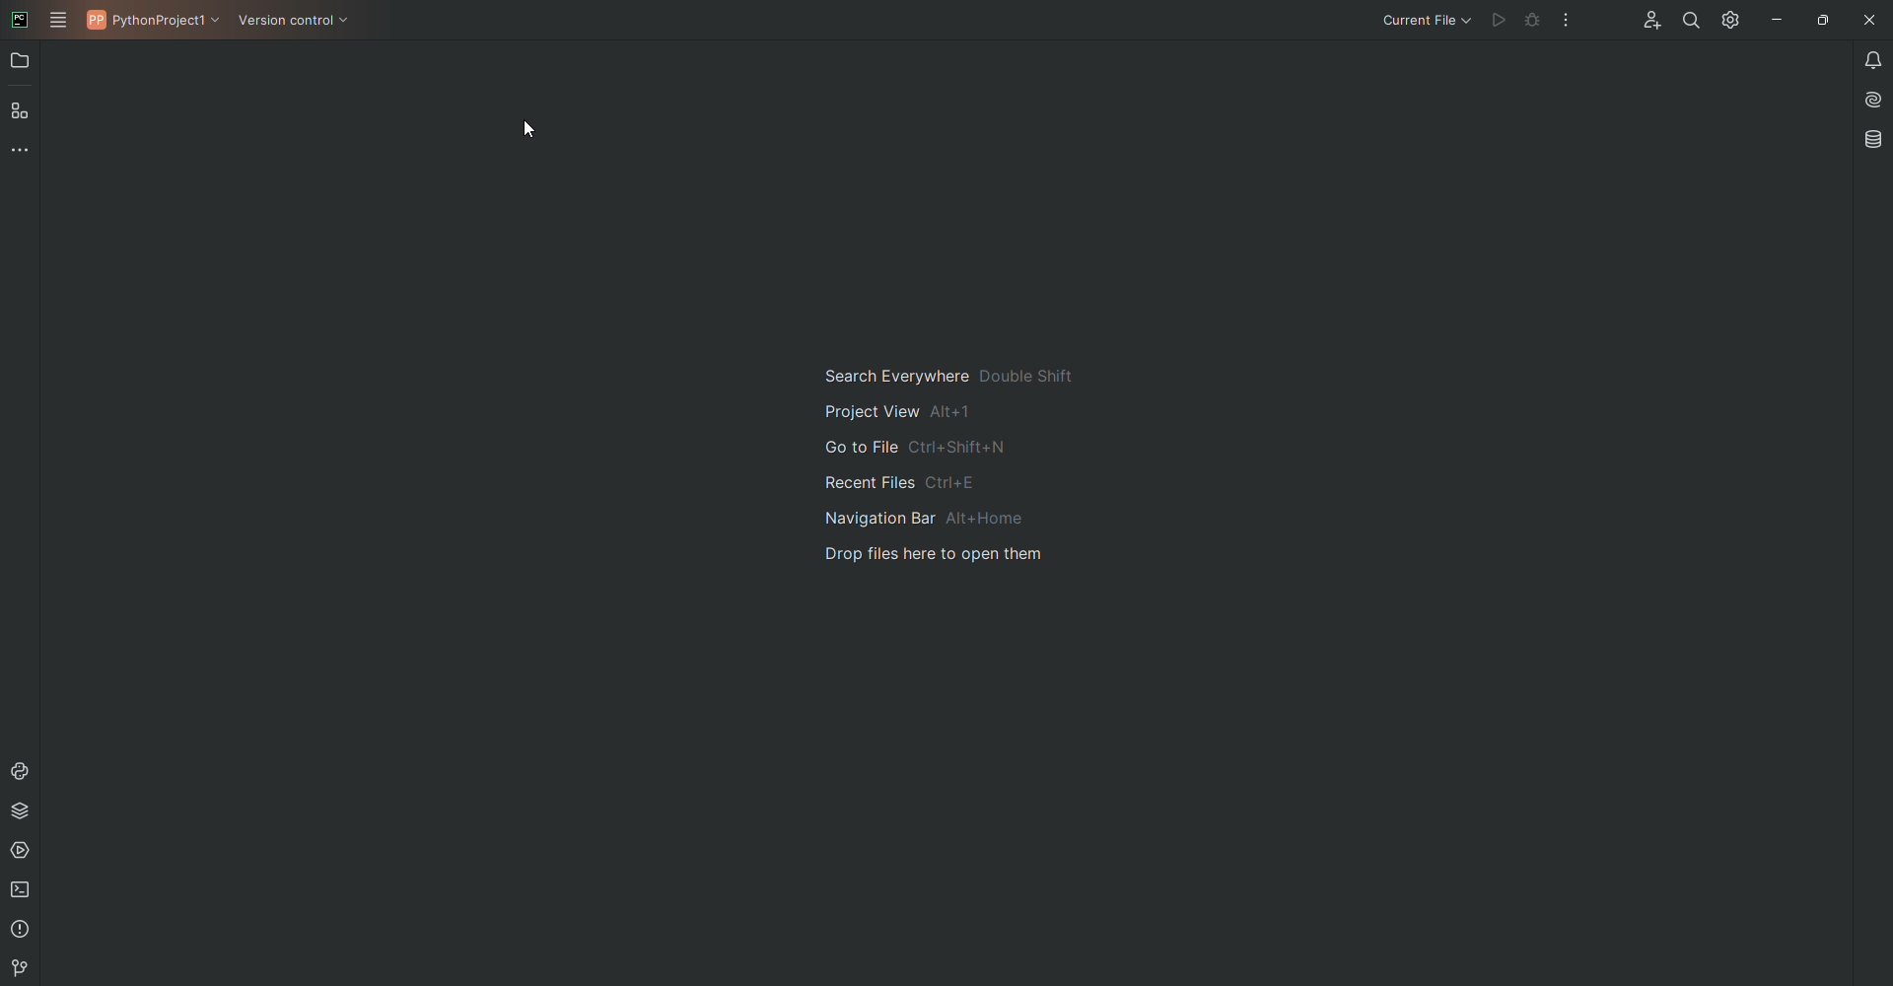 This screenshot has height=986, width=1893. Describe the element at coordinates (962, 465) in the screenshot. I see `Navigation` at that location.